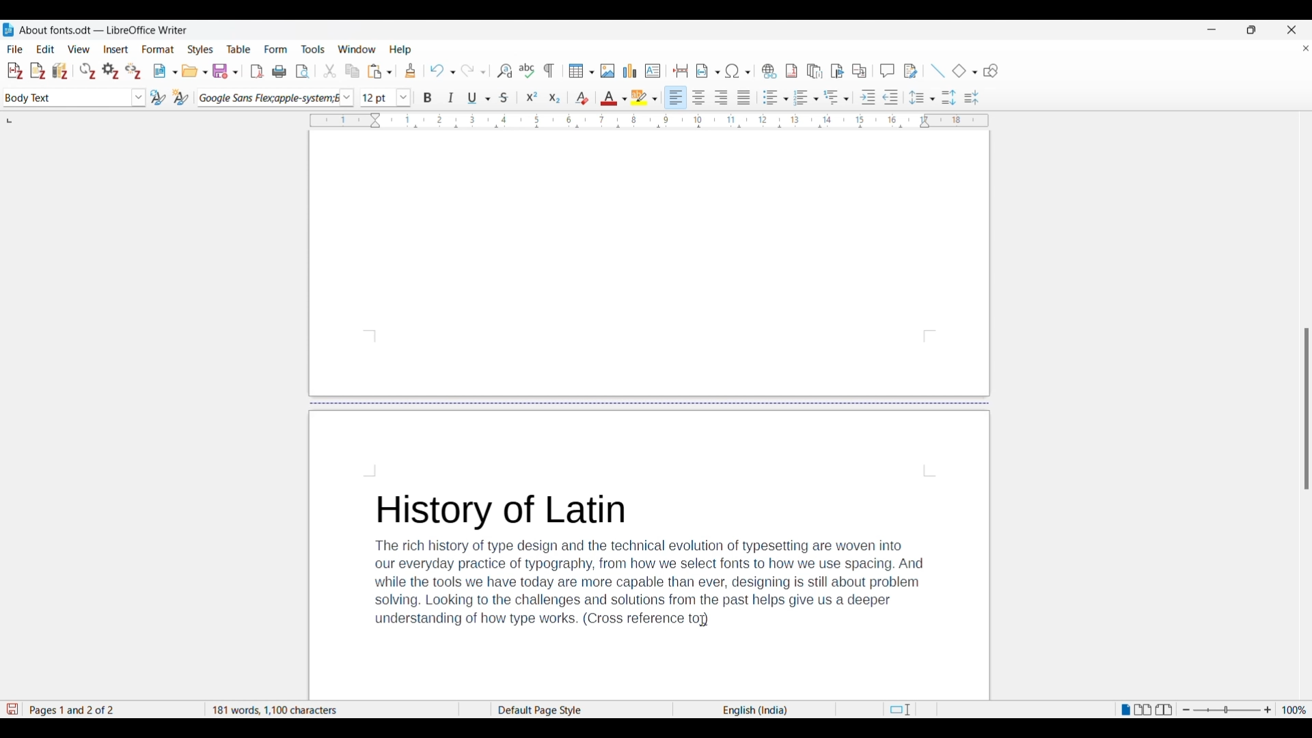 The height and width of the screenshot is (738, 1312). I want to click on Insert bookmark, so click(838, 72).